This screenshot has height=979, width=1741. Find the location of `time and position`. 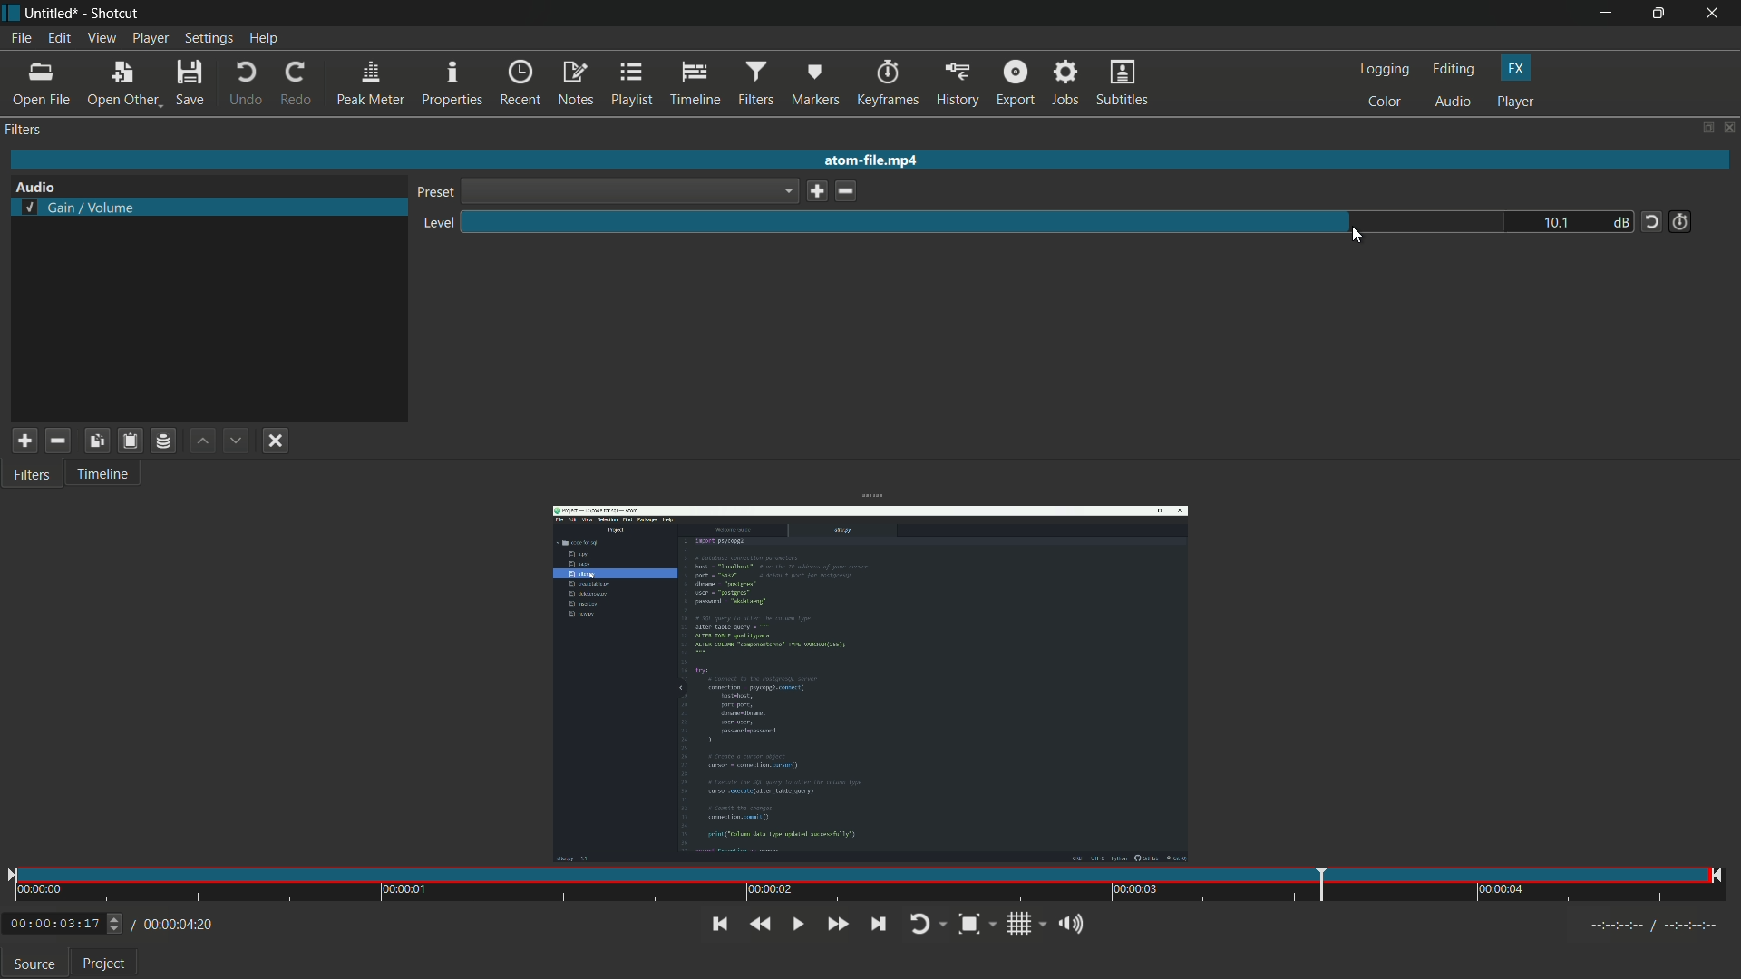

time and position is located at coordinates (868, 887).